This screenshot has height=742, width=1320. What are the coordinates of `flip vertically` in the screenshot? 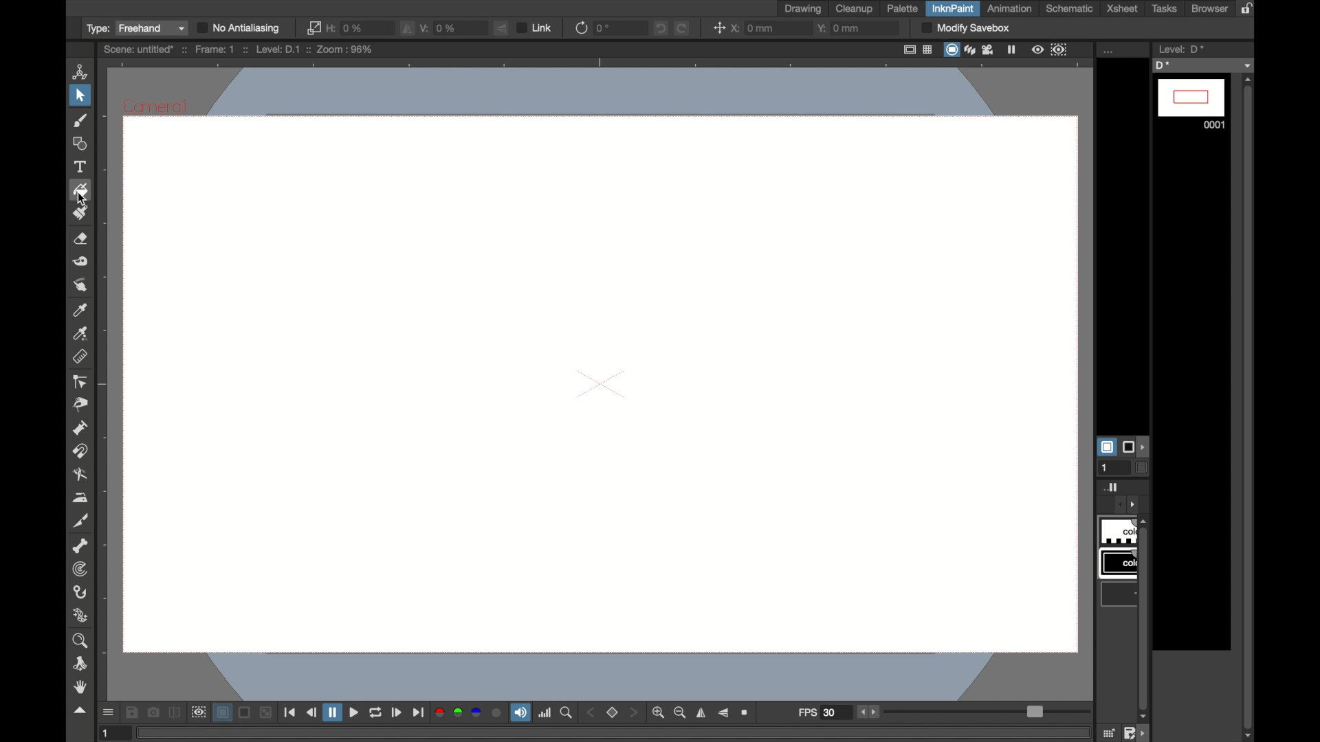 It's located at (722, 713).